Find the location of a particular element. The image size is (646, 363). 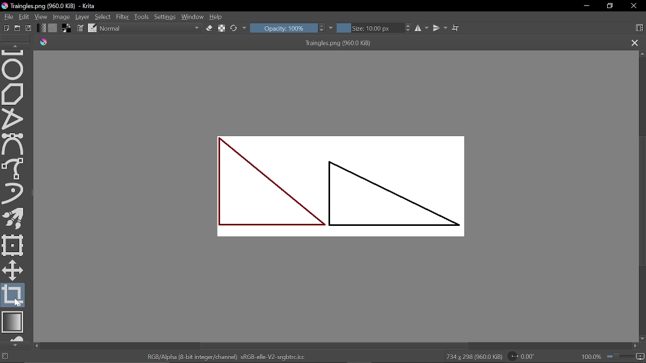

Cursor is located at coordinates (17, 302).